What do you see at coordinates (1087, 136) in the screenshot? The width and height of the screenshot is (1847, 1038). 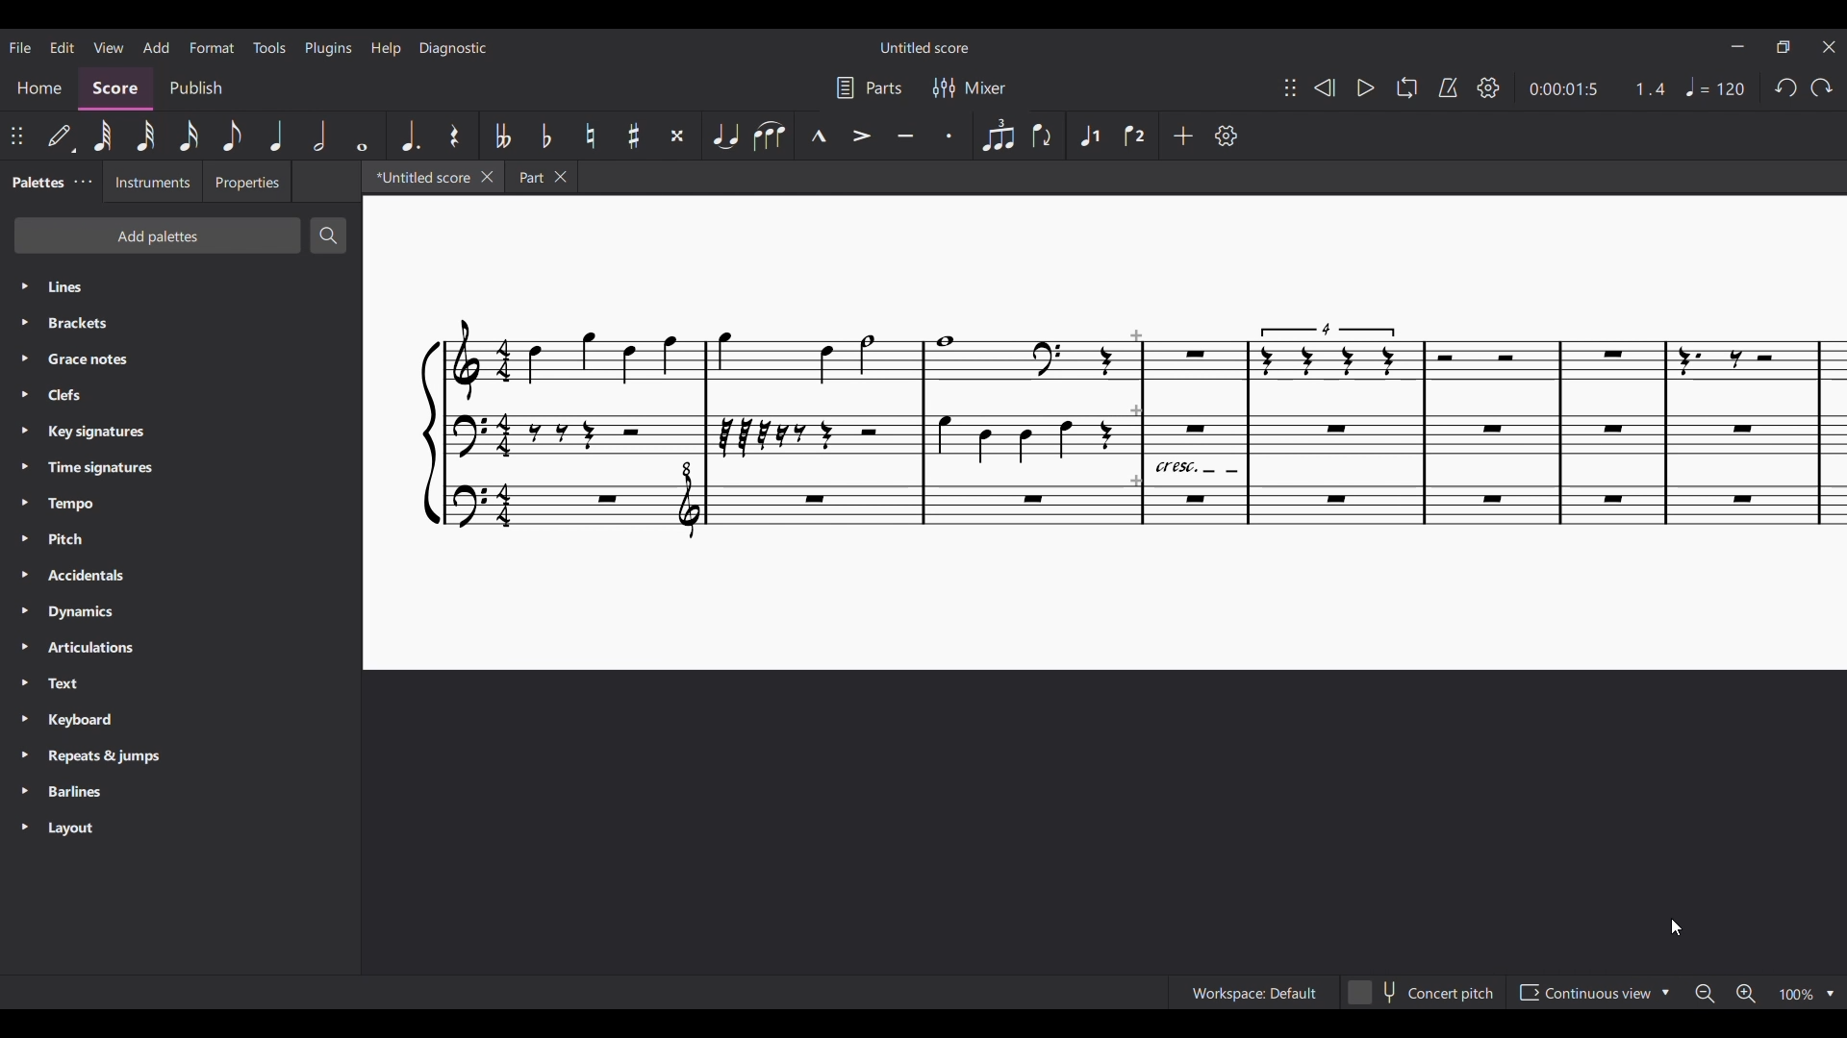 I see `Voice 1` at bounding box center [1087, 136].